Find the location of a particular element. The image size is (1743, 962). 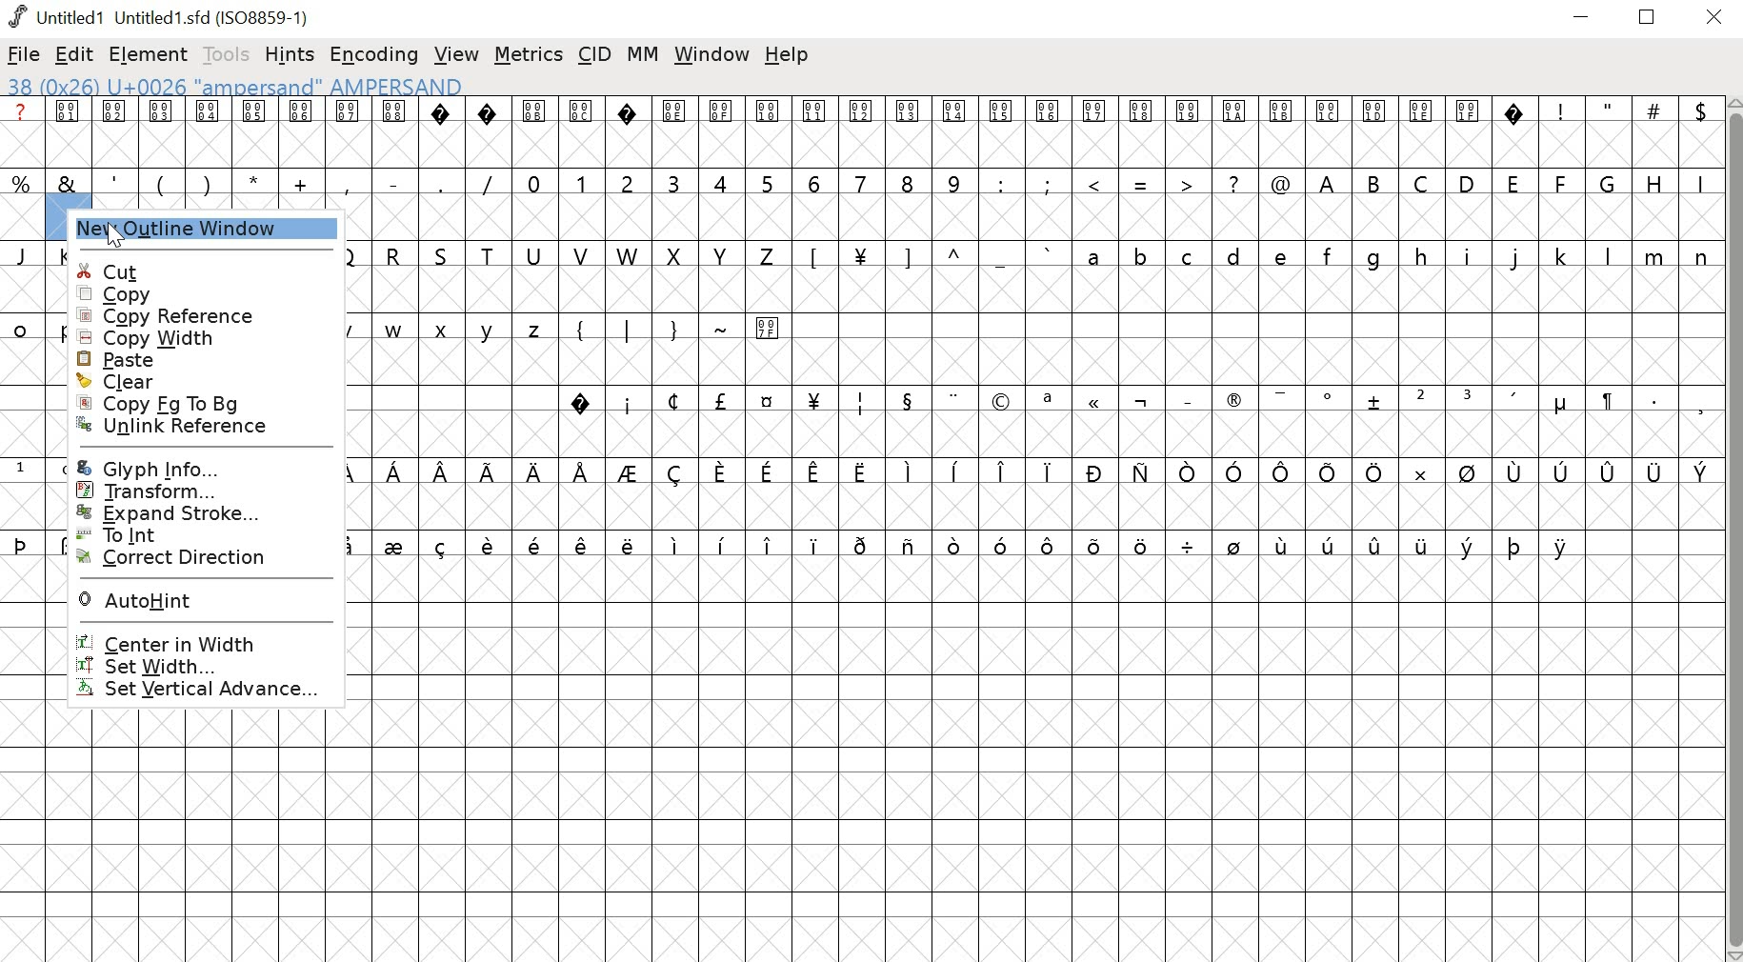

symbol is located at coordinates (725, 402).